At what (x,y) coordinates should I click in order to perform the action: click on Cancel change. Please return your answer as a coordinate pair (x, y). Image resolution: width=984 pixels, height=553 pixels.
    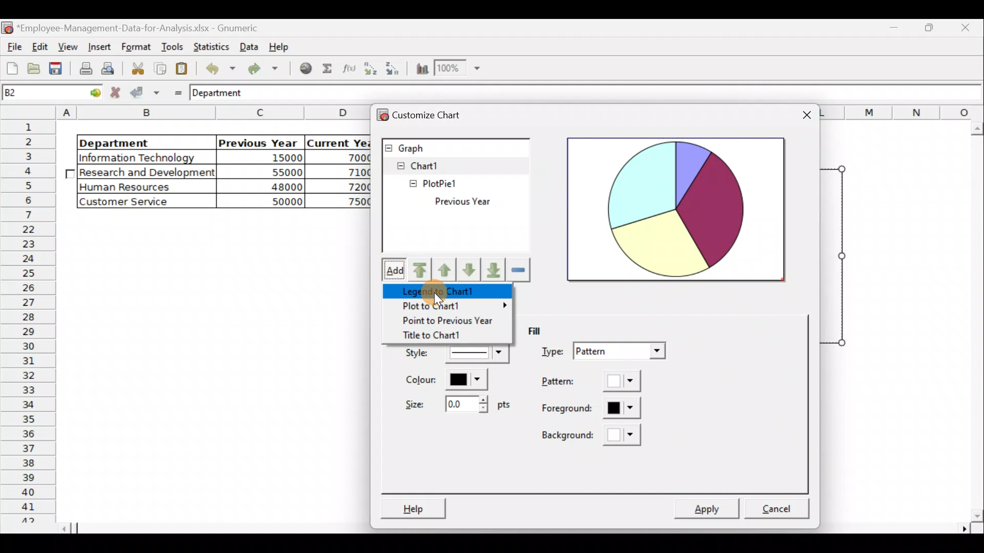
    Looking at the image, I should click on (116, 93).